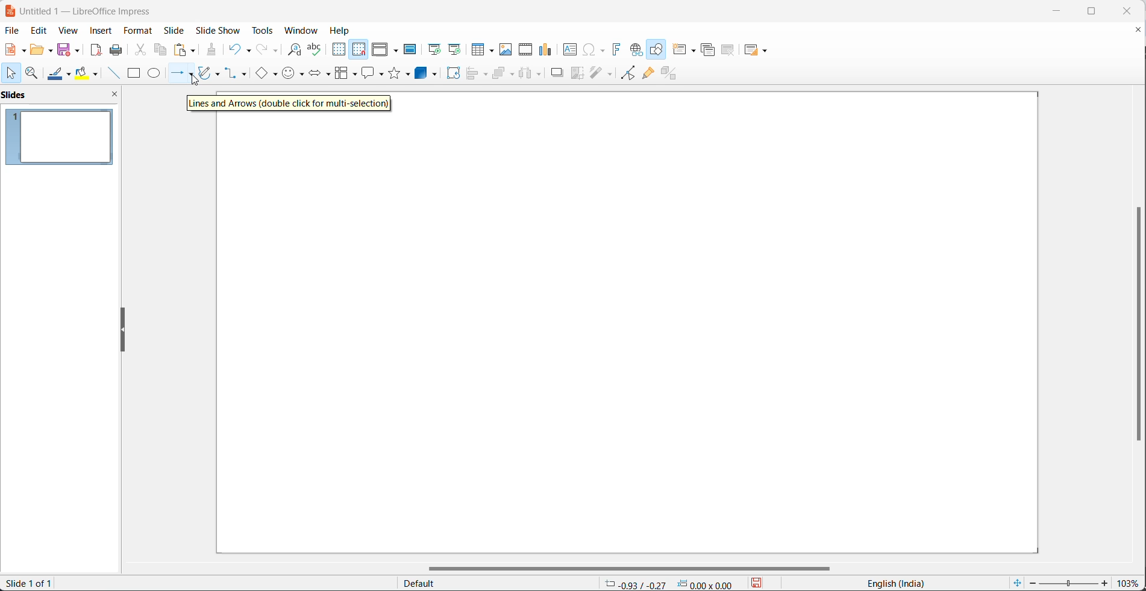  What do you see at coordinates (14, 50) in the screenshot?
I see `file options` at bounding box center [14, 50].